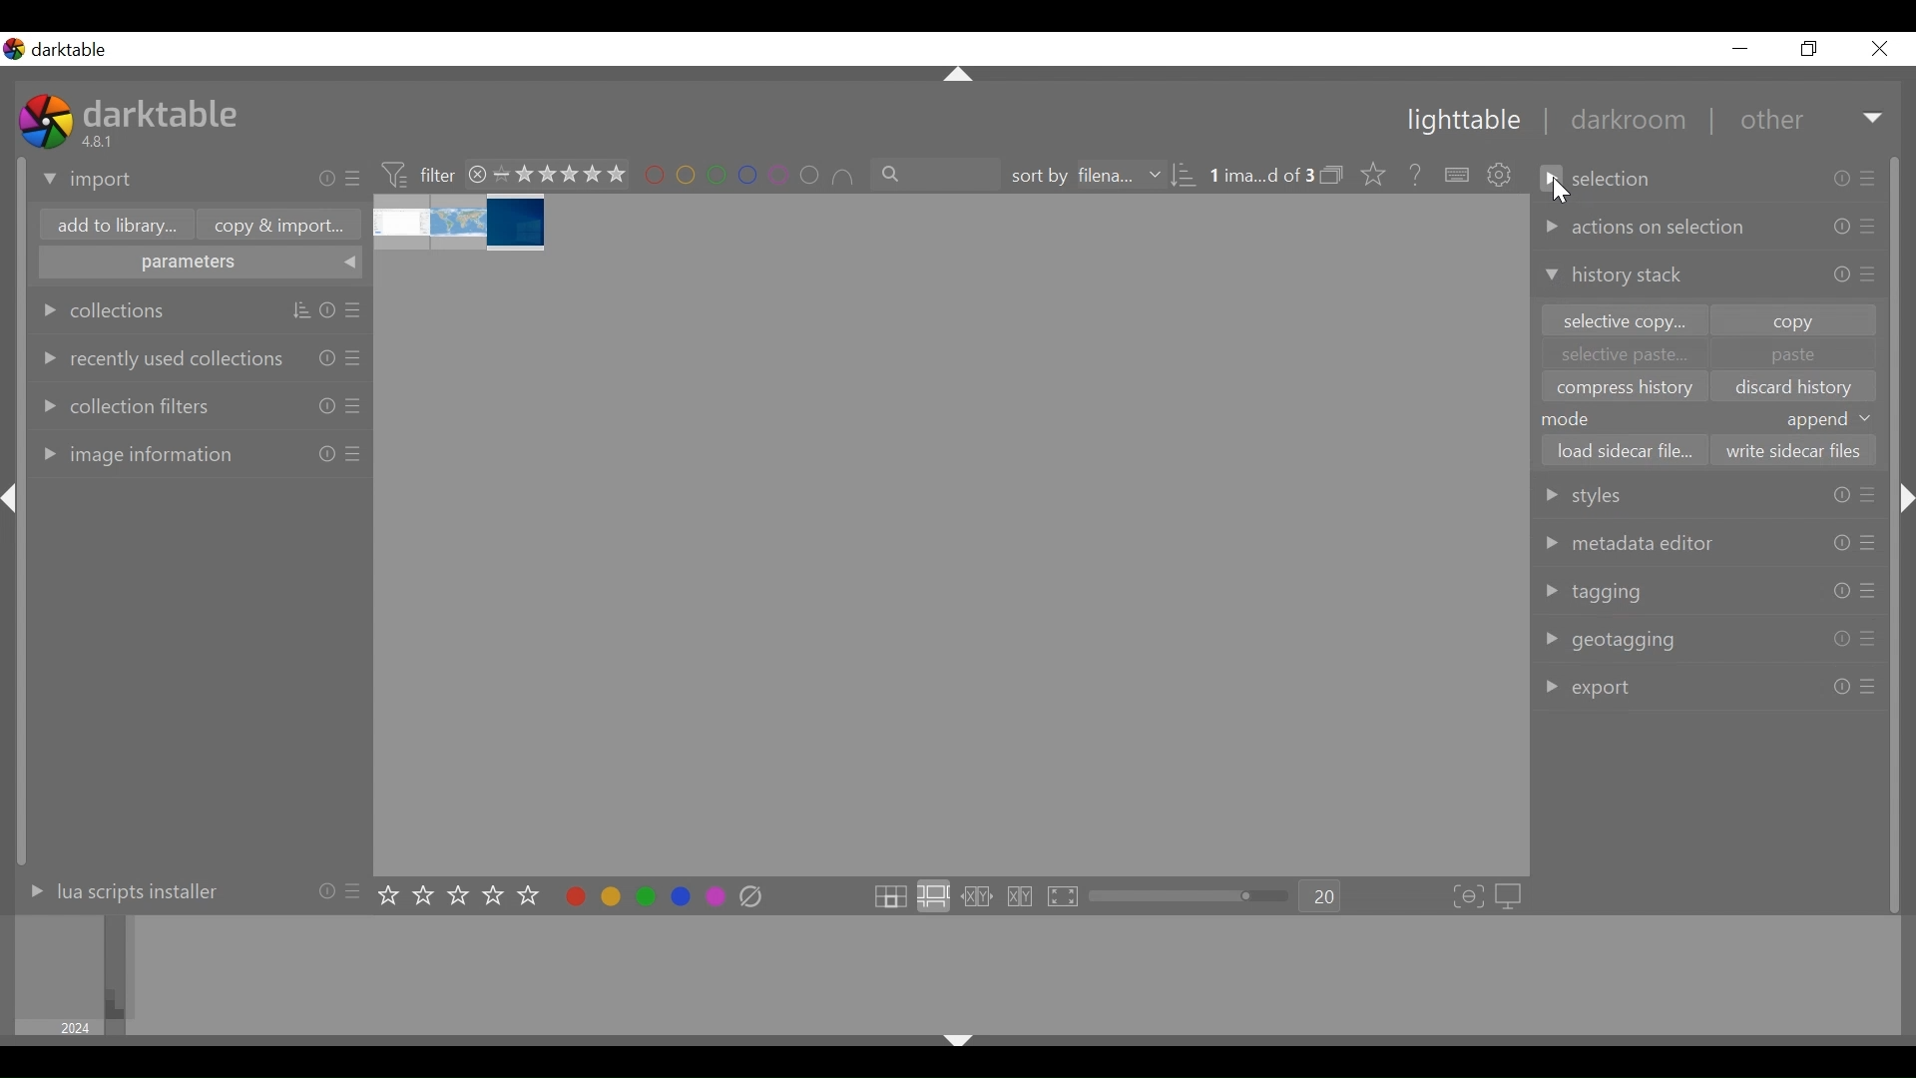 Image resolution: width=1916 pixels, height=1078 pixels. Describe the element at coordinates (1190, 896) in the screenshot. I see `zoom` at that location.